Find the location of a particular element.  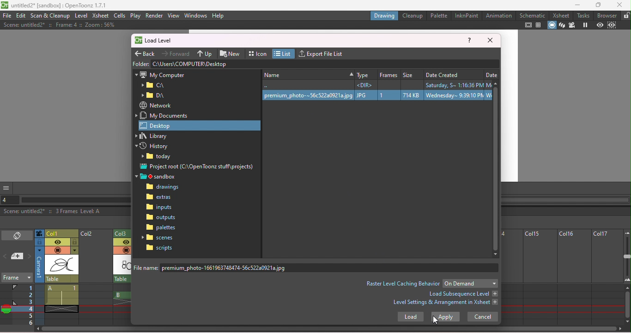

premium_photo-~56c522a0921ajpg JPG 1 714KB Wednesday~ 3:39:10 Ph W is located at coordinates (376, 95).